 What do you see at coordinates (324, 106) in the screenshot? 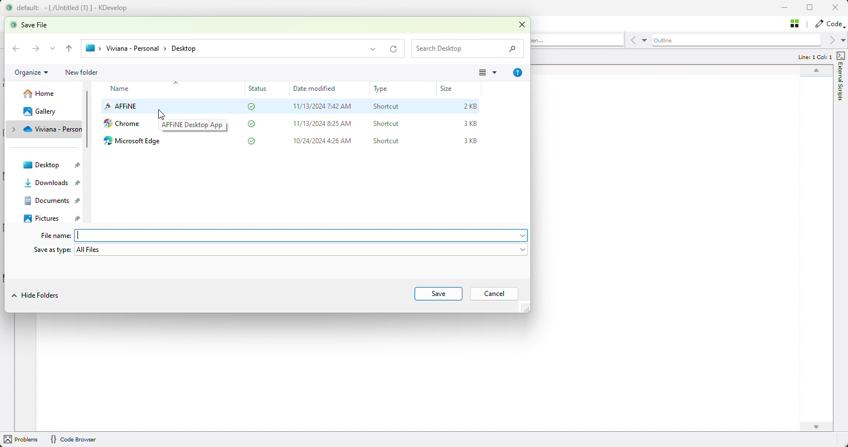
I see `11/13/2024 7:42 AM` at bounding box center [324, 106].